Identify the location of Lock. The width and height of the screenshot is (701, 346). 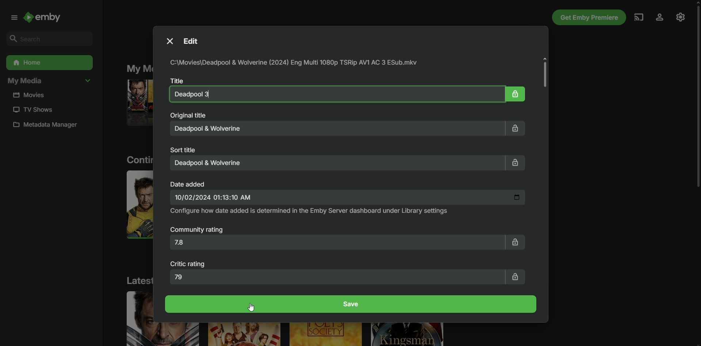
(515, 164).